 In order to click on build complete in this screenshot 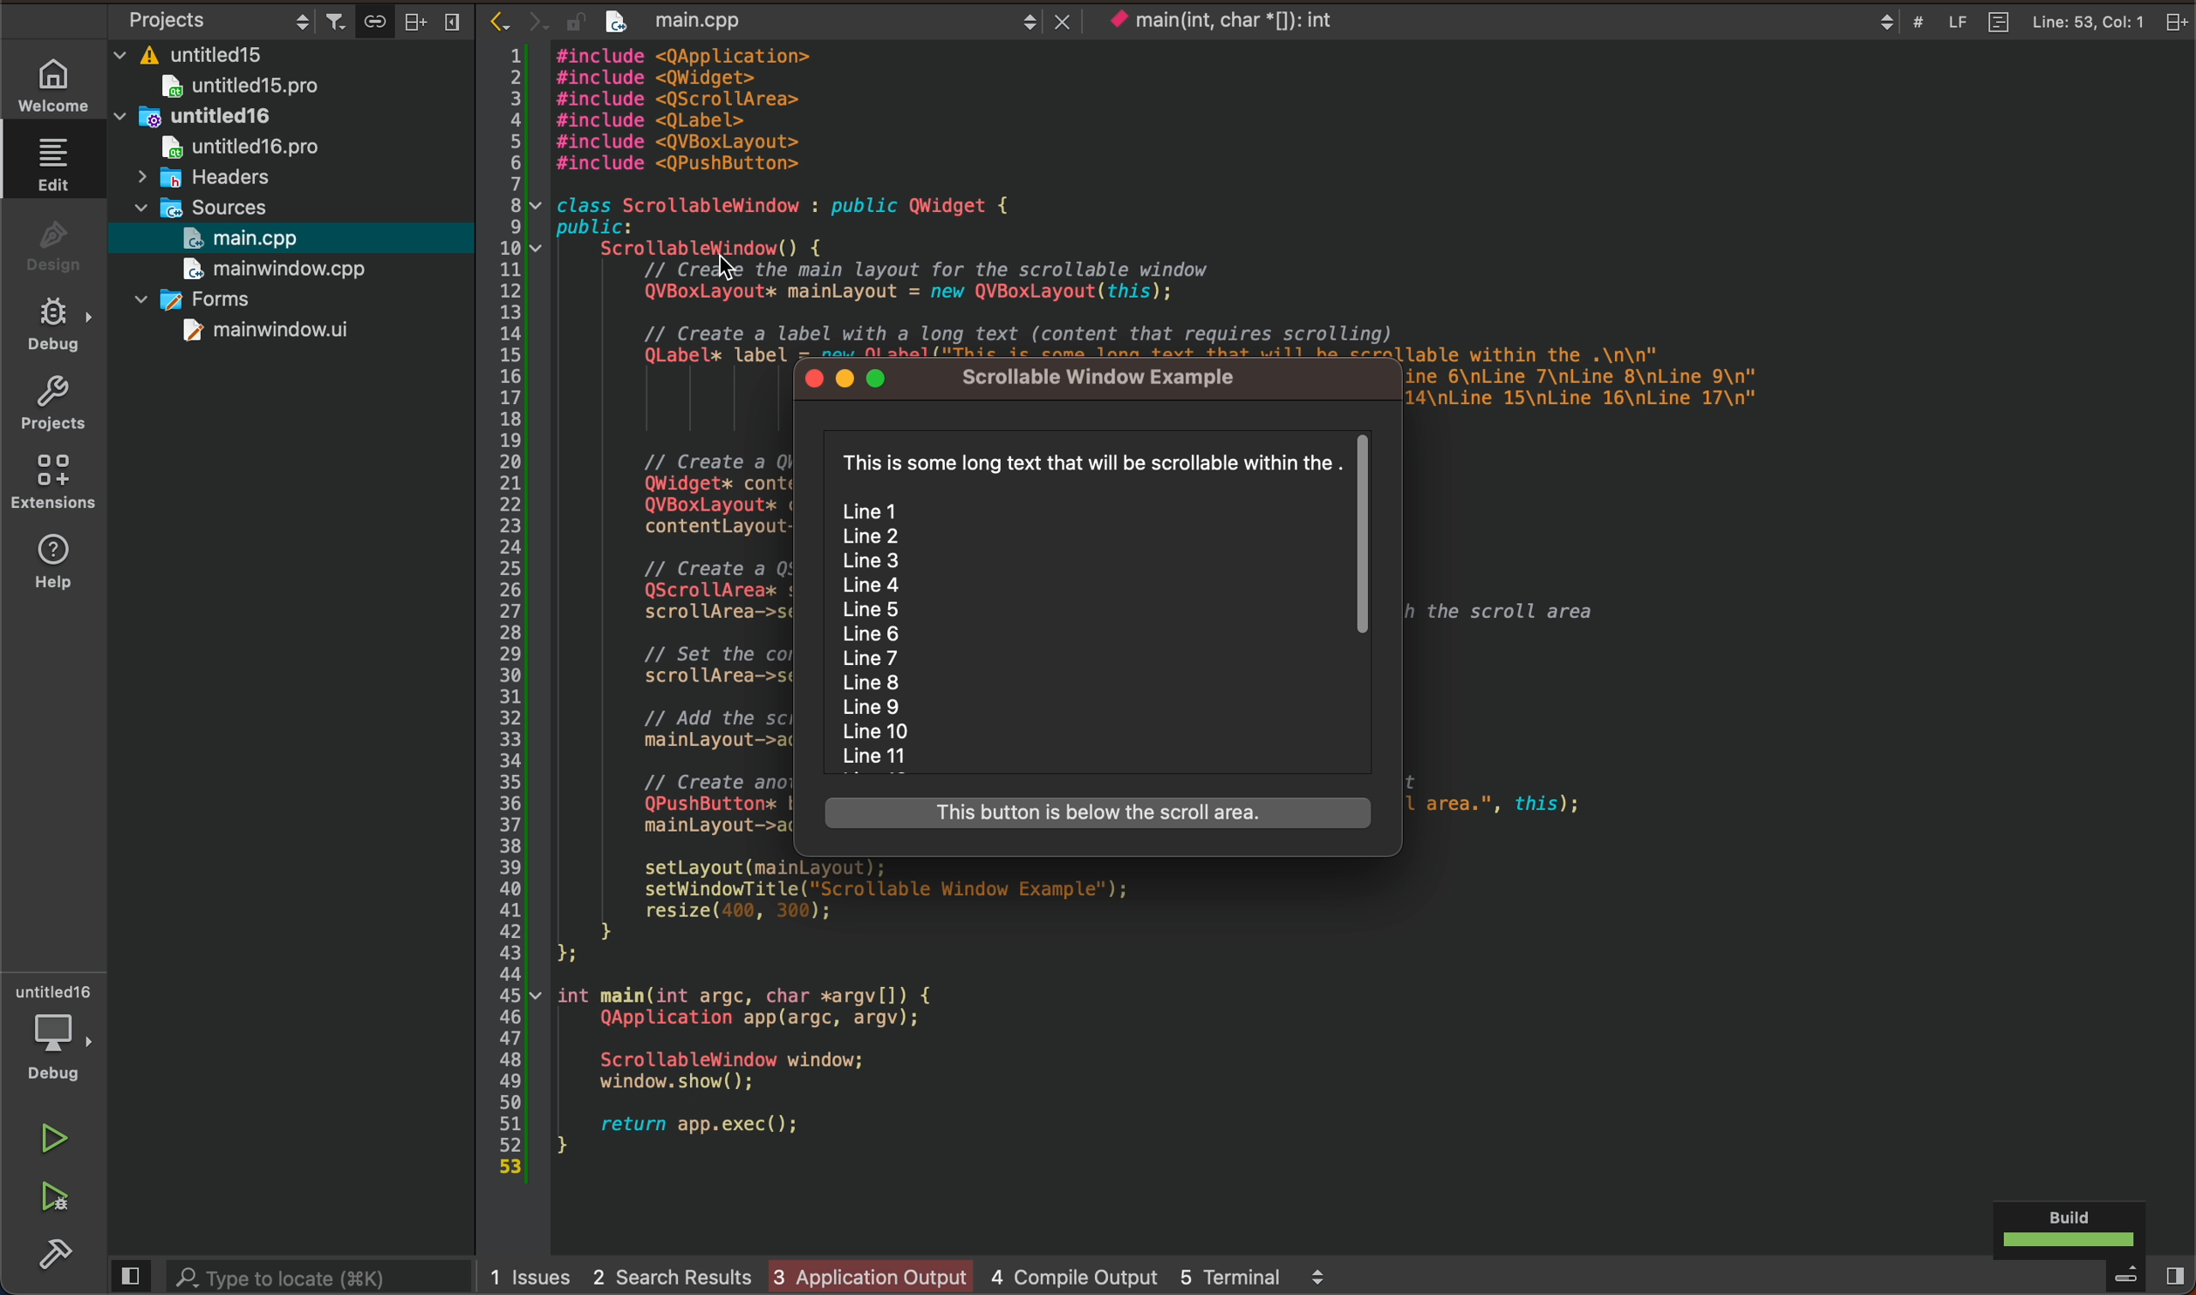, I will do `click(2076, 1227)`.